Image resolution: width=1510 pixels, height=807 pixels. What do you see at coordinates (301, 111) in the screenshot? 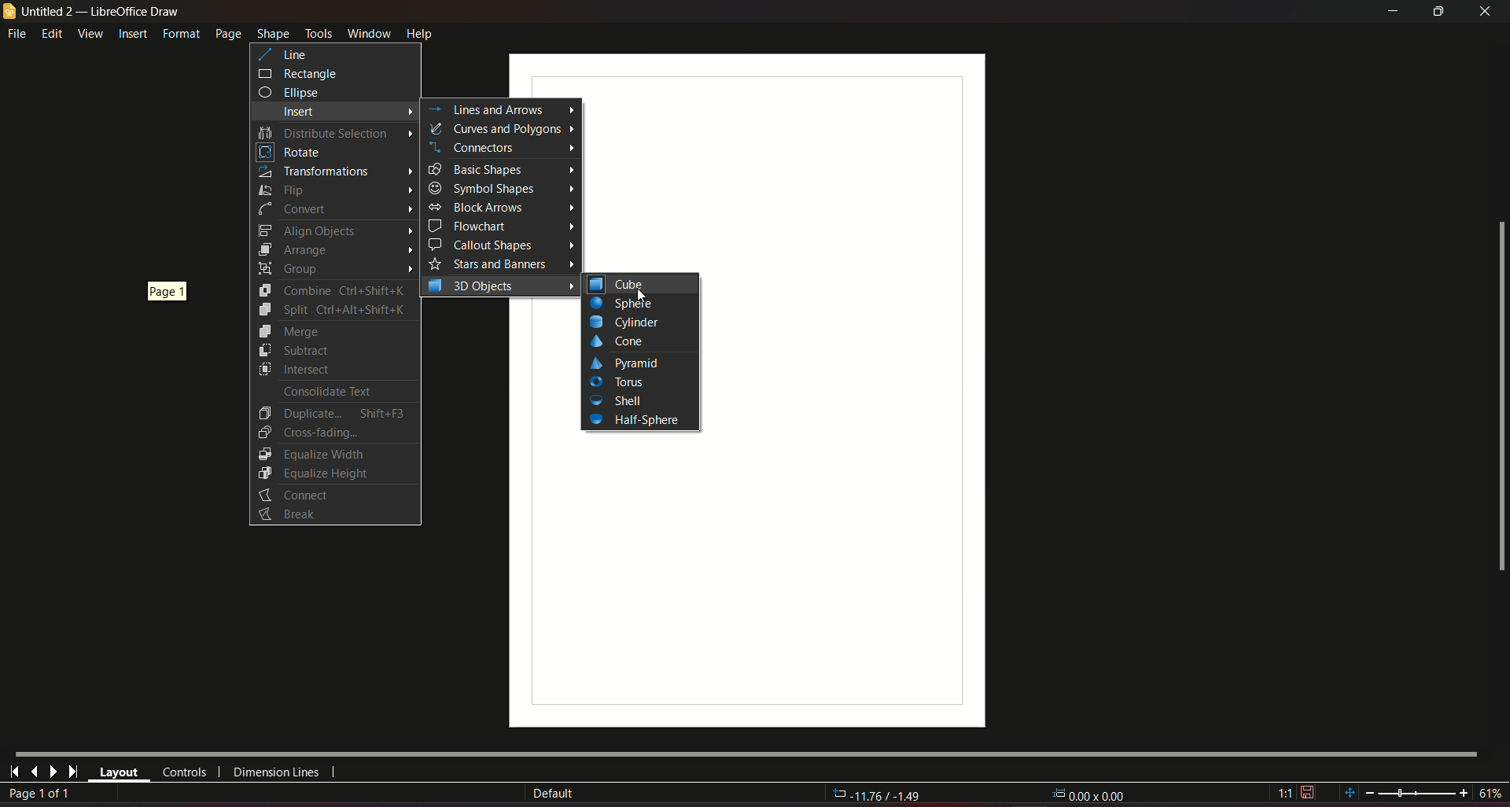
I see `insert` at bounding box center [301, 111].